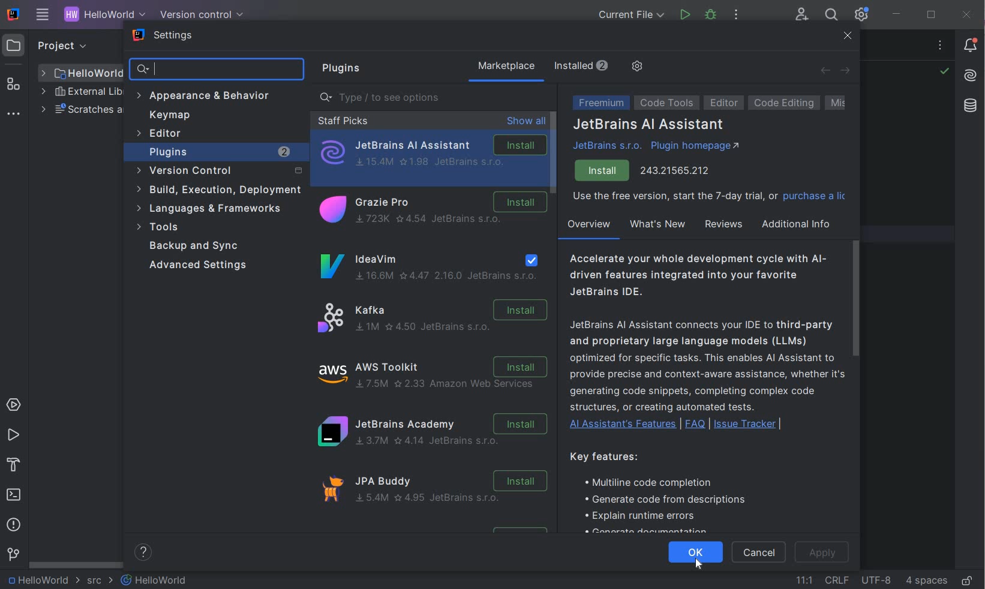 The image size is (985, 589). What do you see at coordinates (526, 122) in the screenshot?
I see `show all` at bounding box center [526, 122].